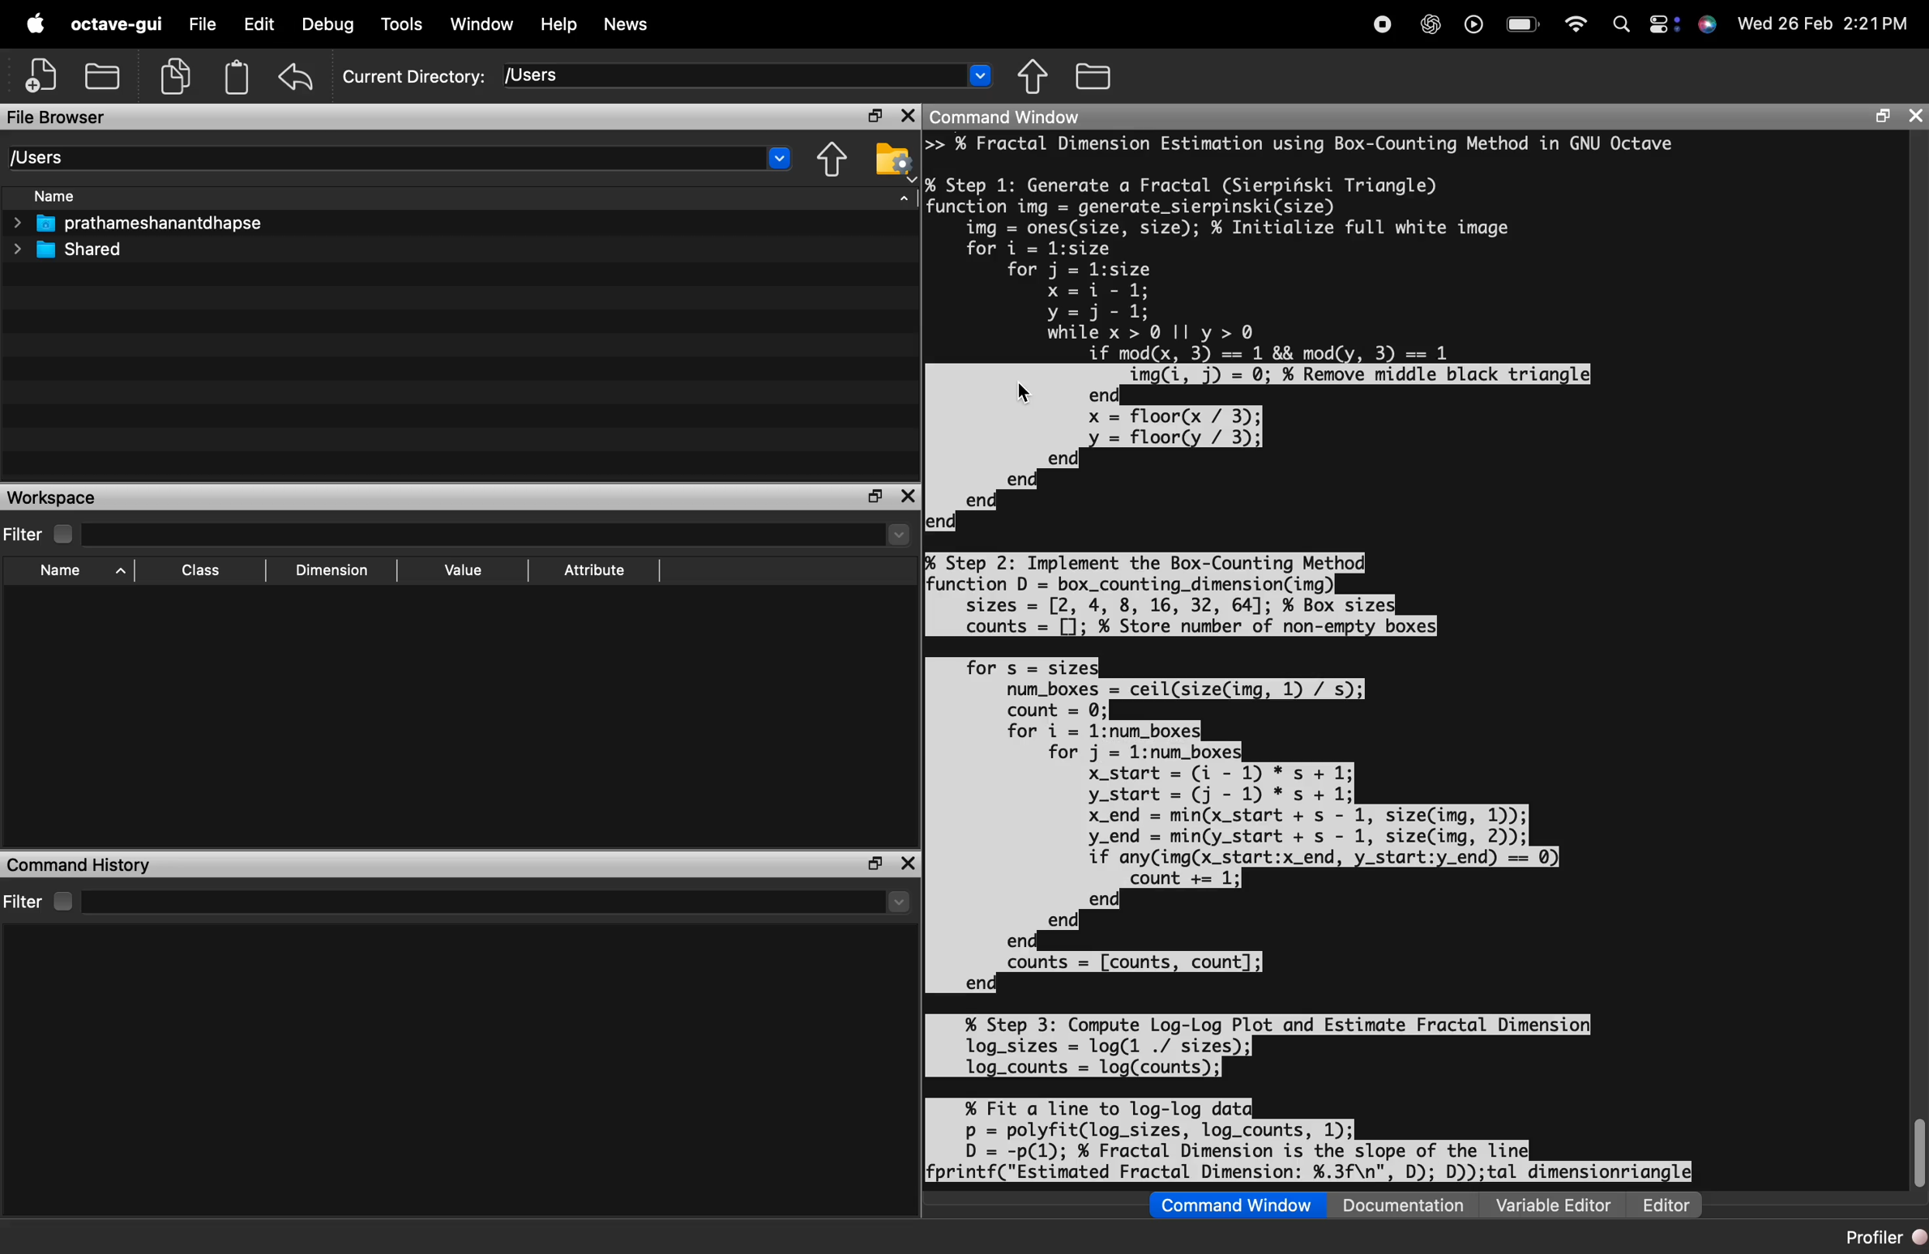 This screenshot has width=1929, height=1254. What do you see at coordinates (122, 570) in the screenshot?
I see `sort` at bounding box center [122, 570].